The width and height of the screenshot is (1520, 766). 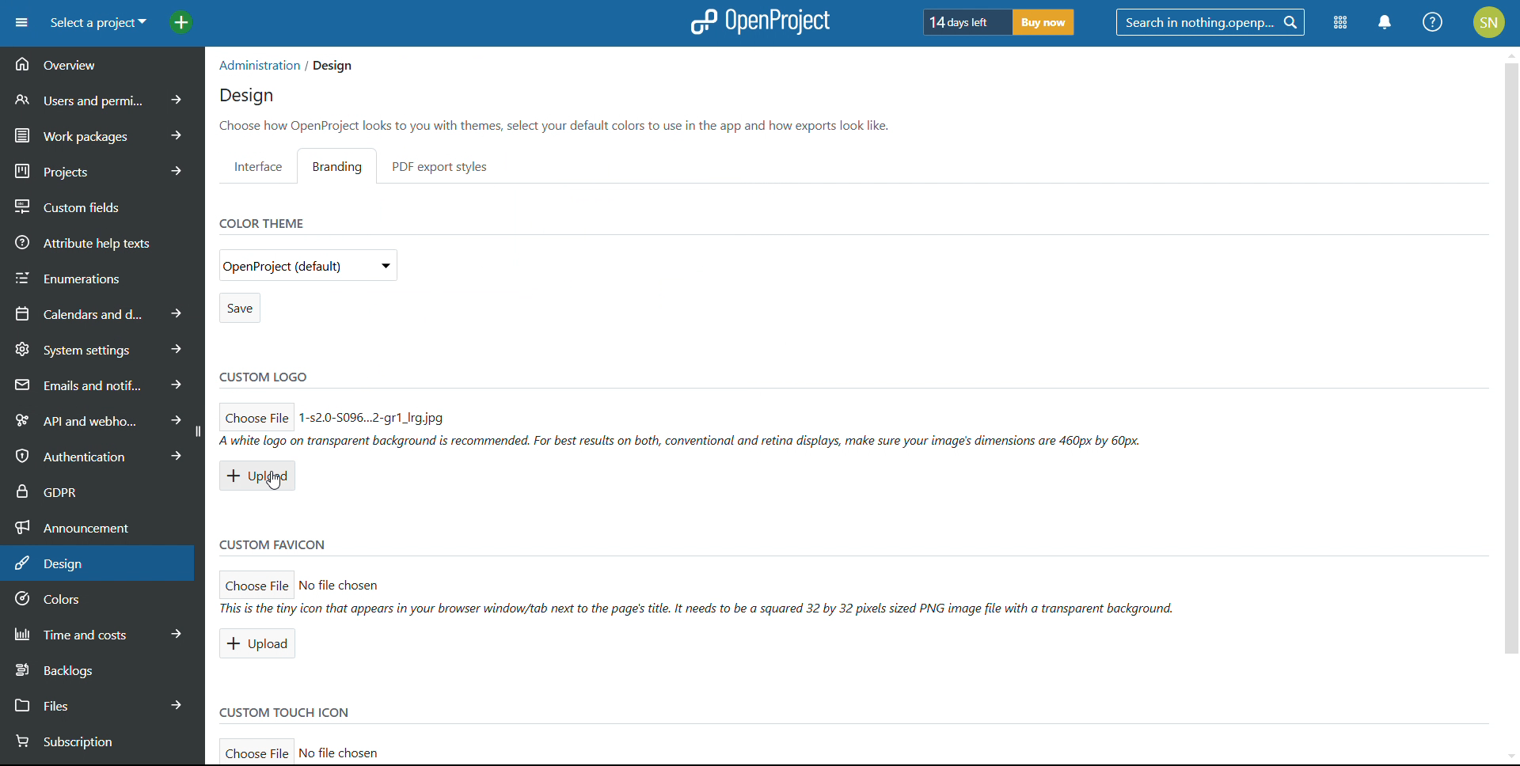 I want to click on Choose how OpenProject looks to you with themes, select your default colors to use in the app and how exports look like., so click(x=559, y=125).